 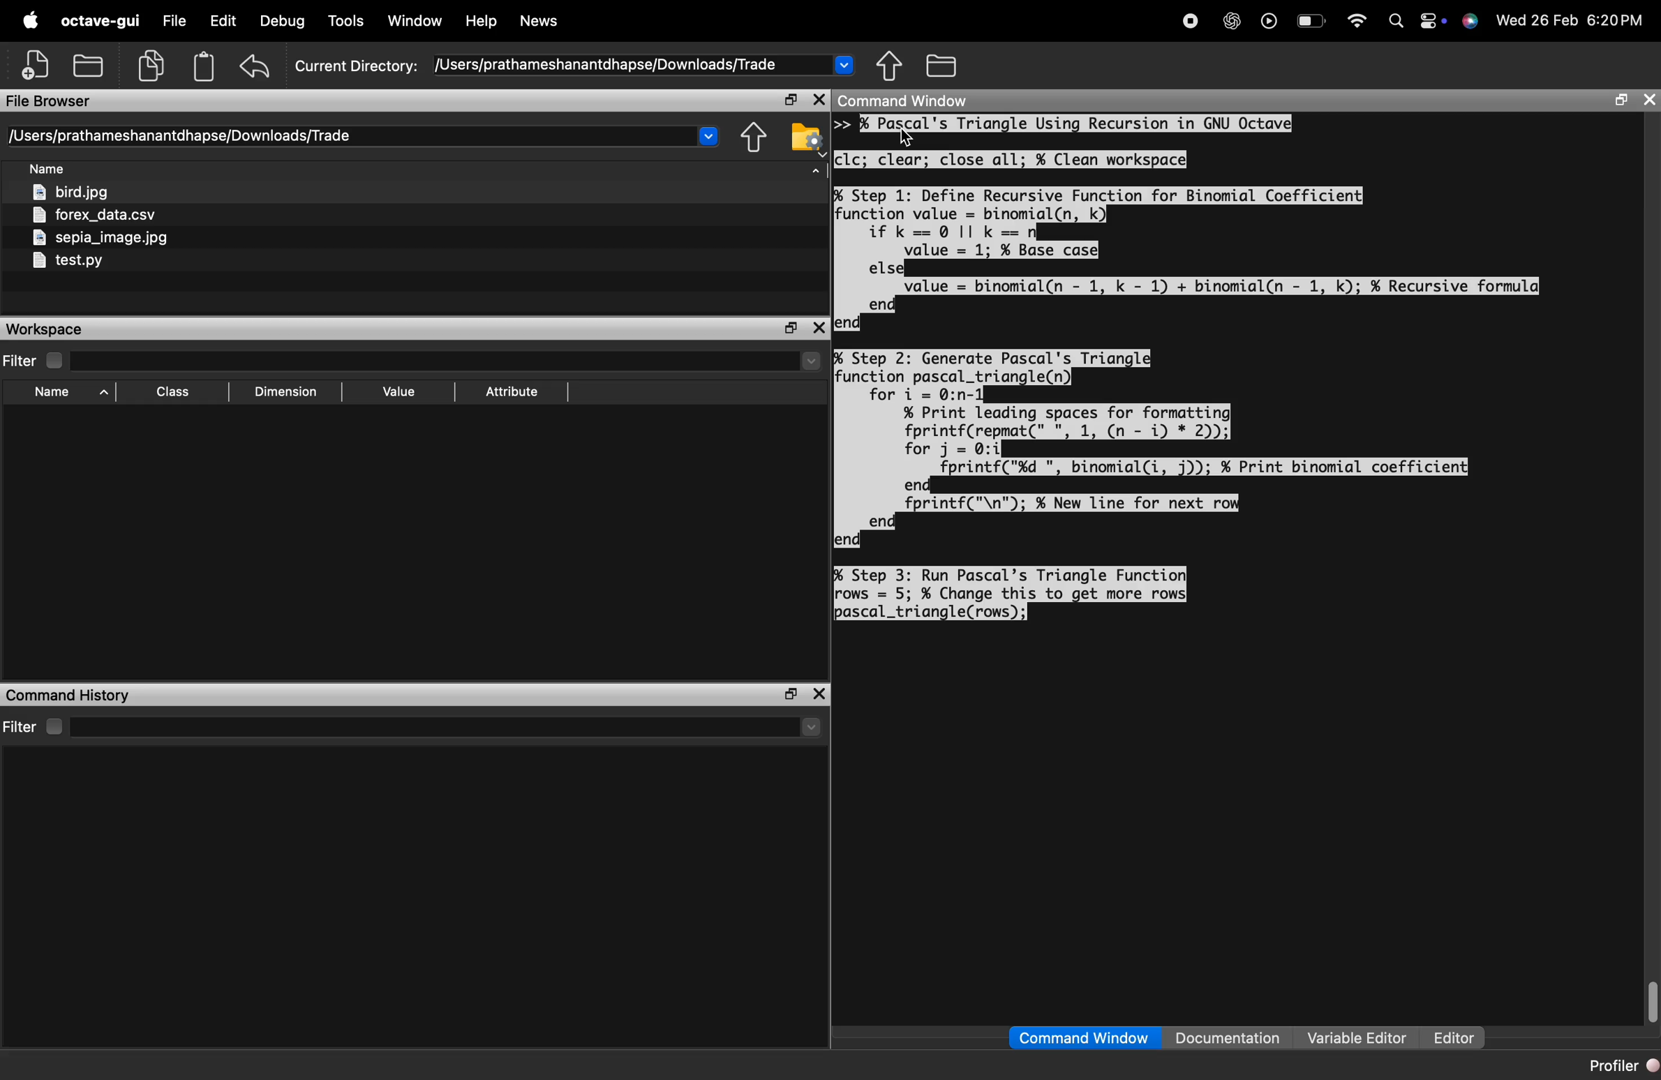 I want to click on Current Directory:, so click(x=355, y=67).